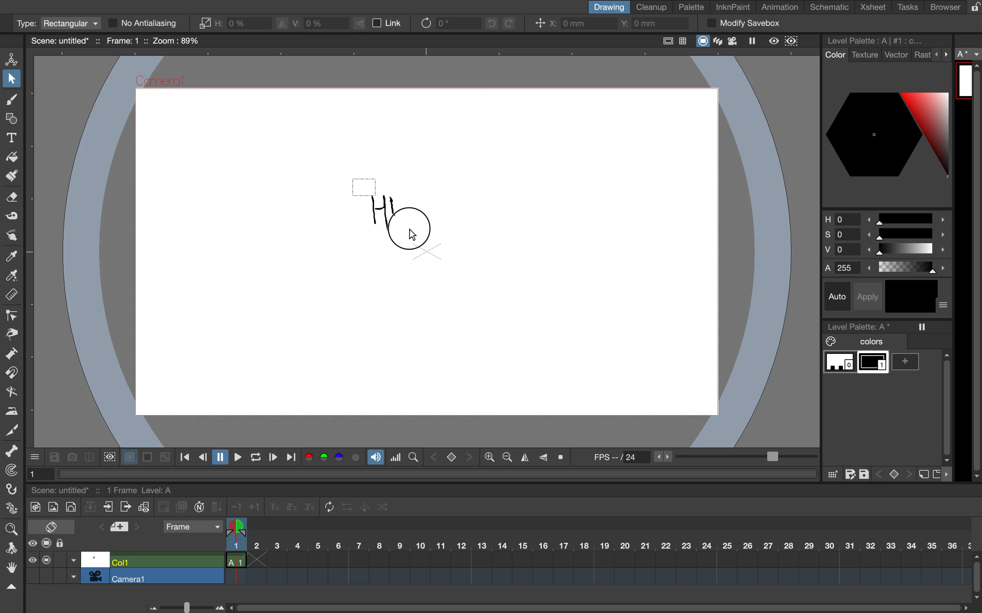 The image size is (982, 613). Describe the element at coordinates (515, 23) in the screenshot. I see `redo` at that location.